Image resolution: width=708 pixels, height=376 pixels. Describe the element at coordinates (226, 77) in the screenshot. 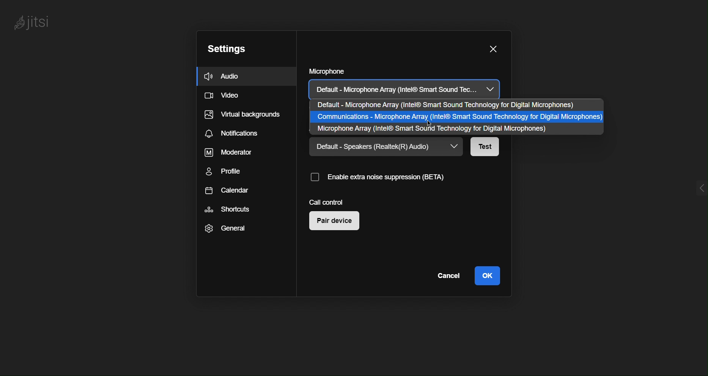

I see `Audio` at that location.